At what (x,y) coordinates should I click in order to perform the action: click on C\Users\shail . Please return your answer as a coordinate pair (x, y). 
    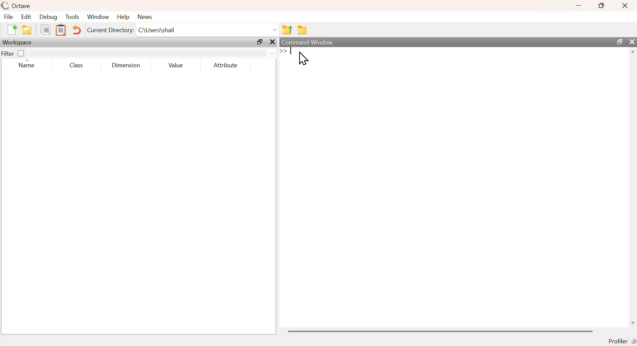
    Looking at the image, I should click on (208, 29).